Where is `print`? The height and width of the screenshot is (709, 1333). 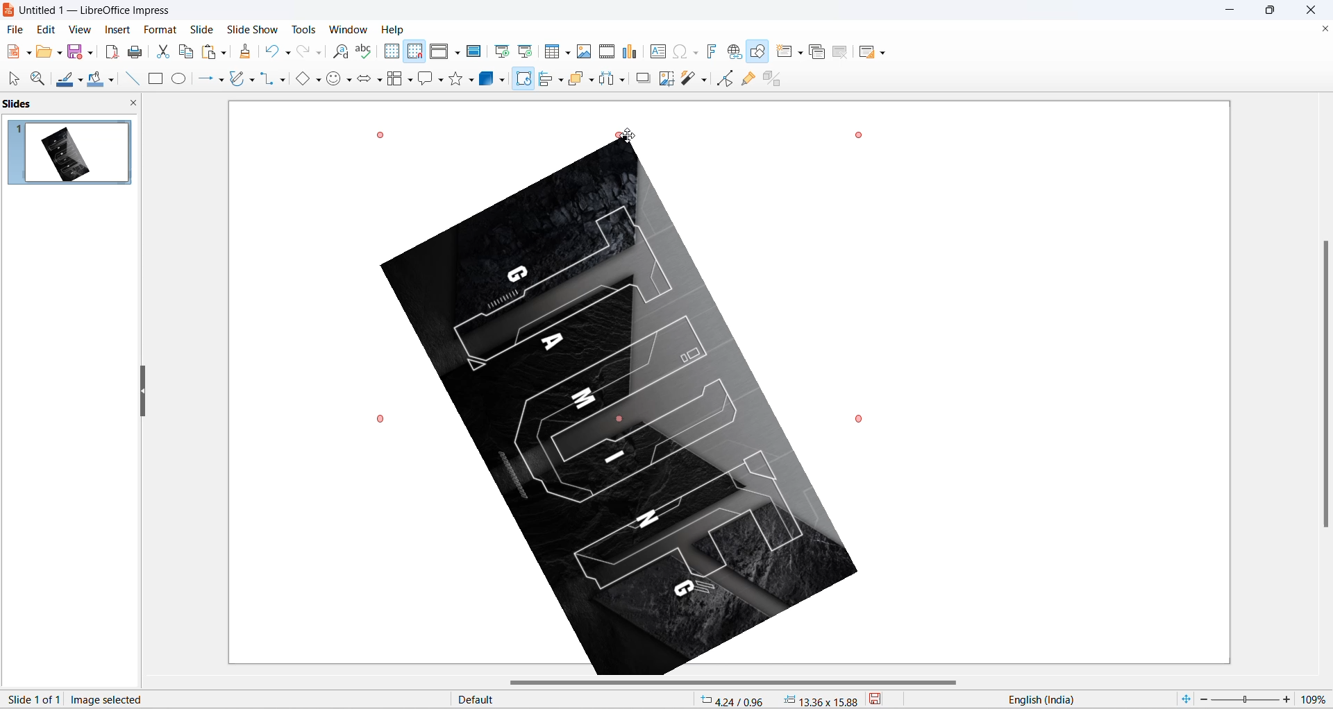
print is located at coordinates (140, 52).